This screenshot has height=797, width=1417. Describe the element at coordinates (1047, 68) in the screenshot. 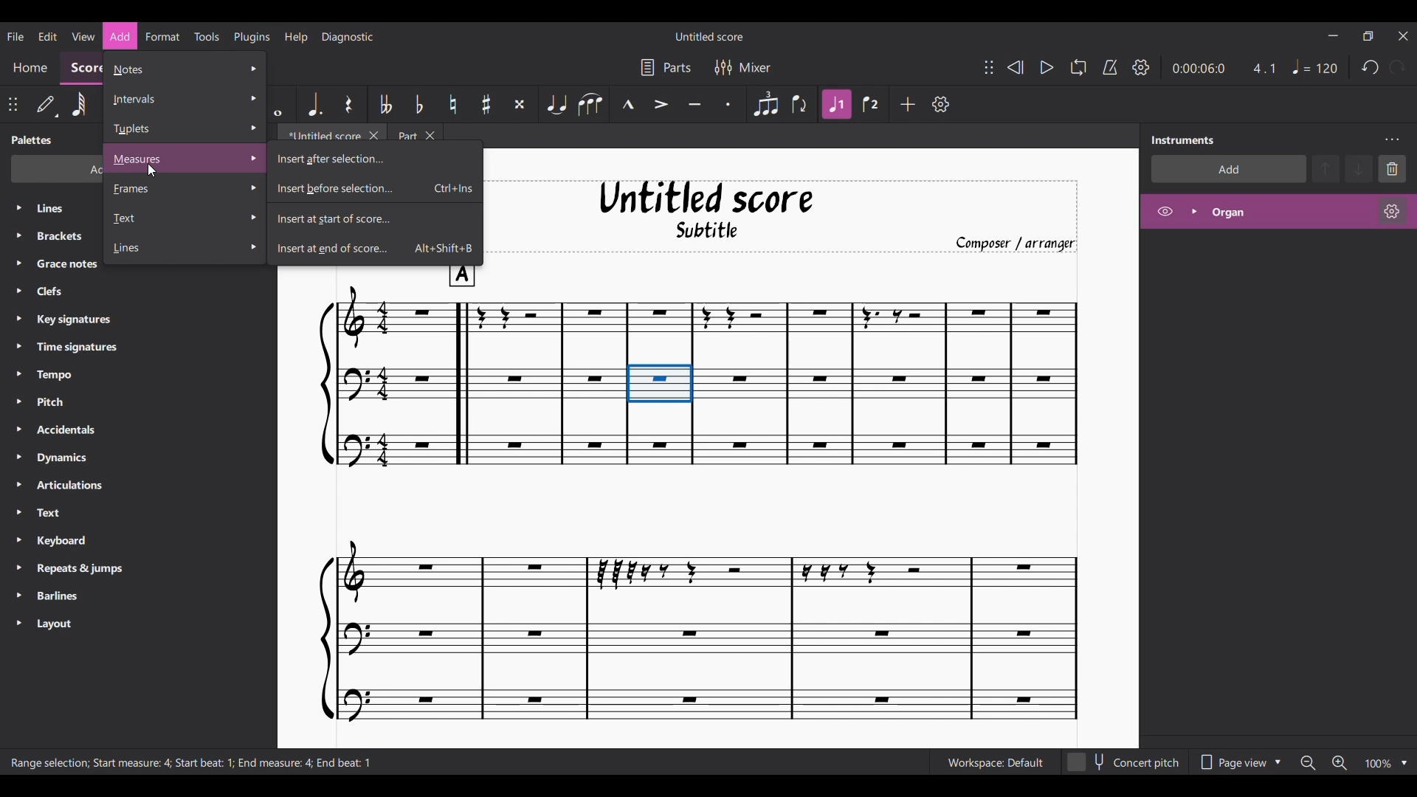

I see `Play` at that location.